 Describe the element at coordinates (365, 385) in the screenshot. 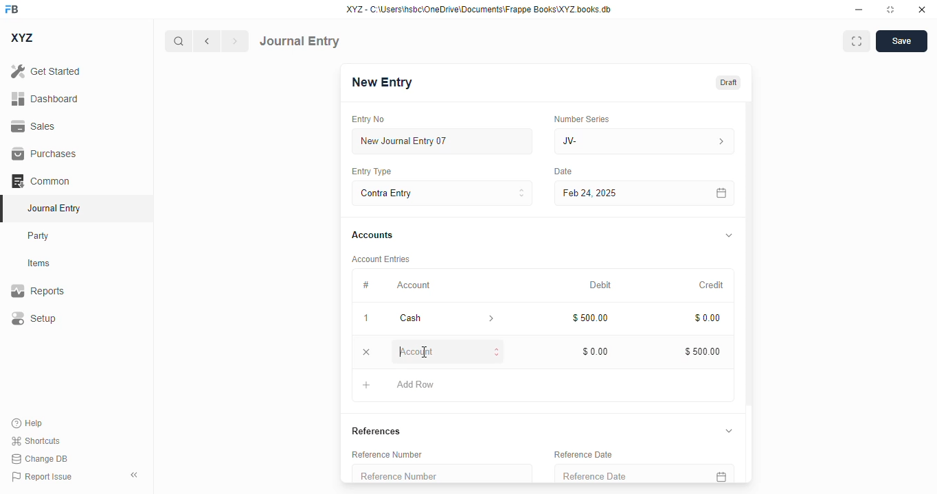

I see `add button` at that location.